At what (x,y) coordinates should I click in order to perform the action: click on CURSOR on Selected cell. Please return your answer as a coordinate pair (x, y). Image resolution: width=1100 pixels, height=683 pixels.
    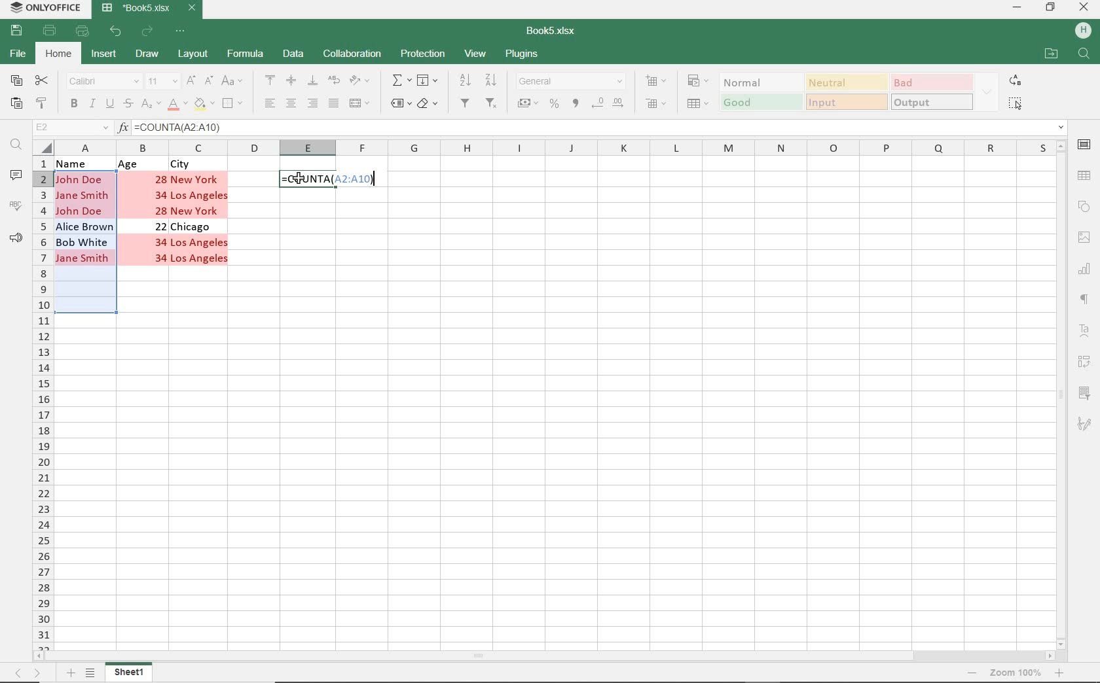
    Looking at the image, I should click on (299, 180).